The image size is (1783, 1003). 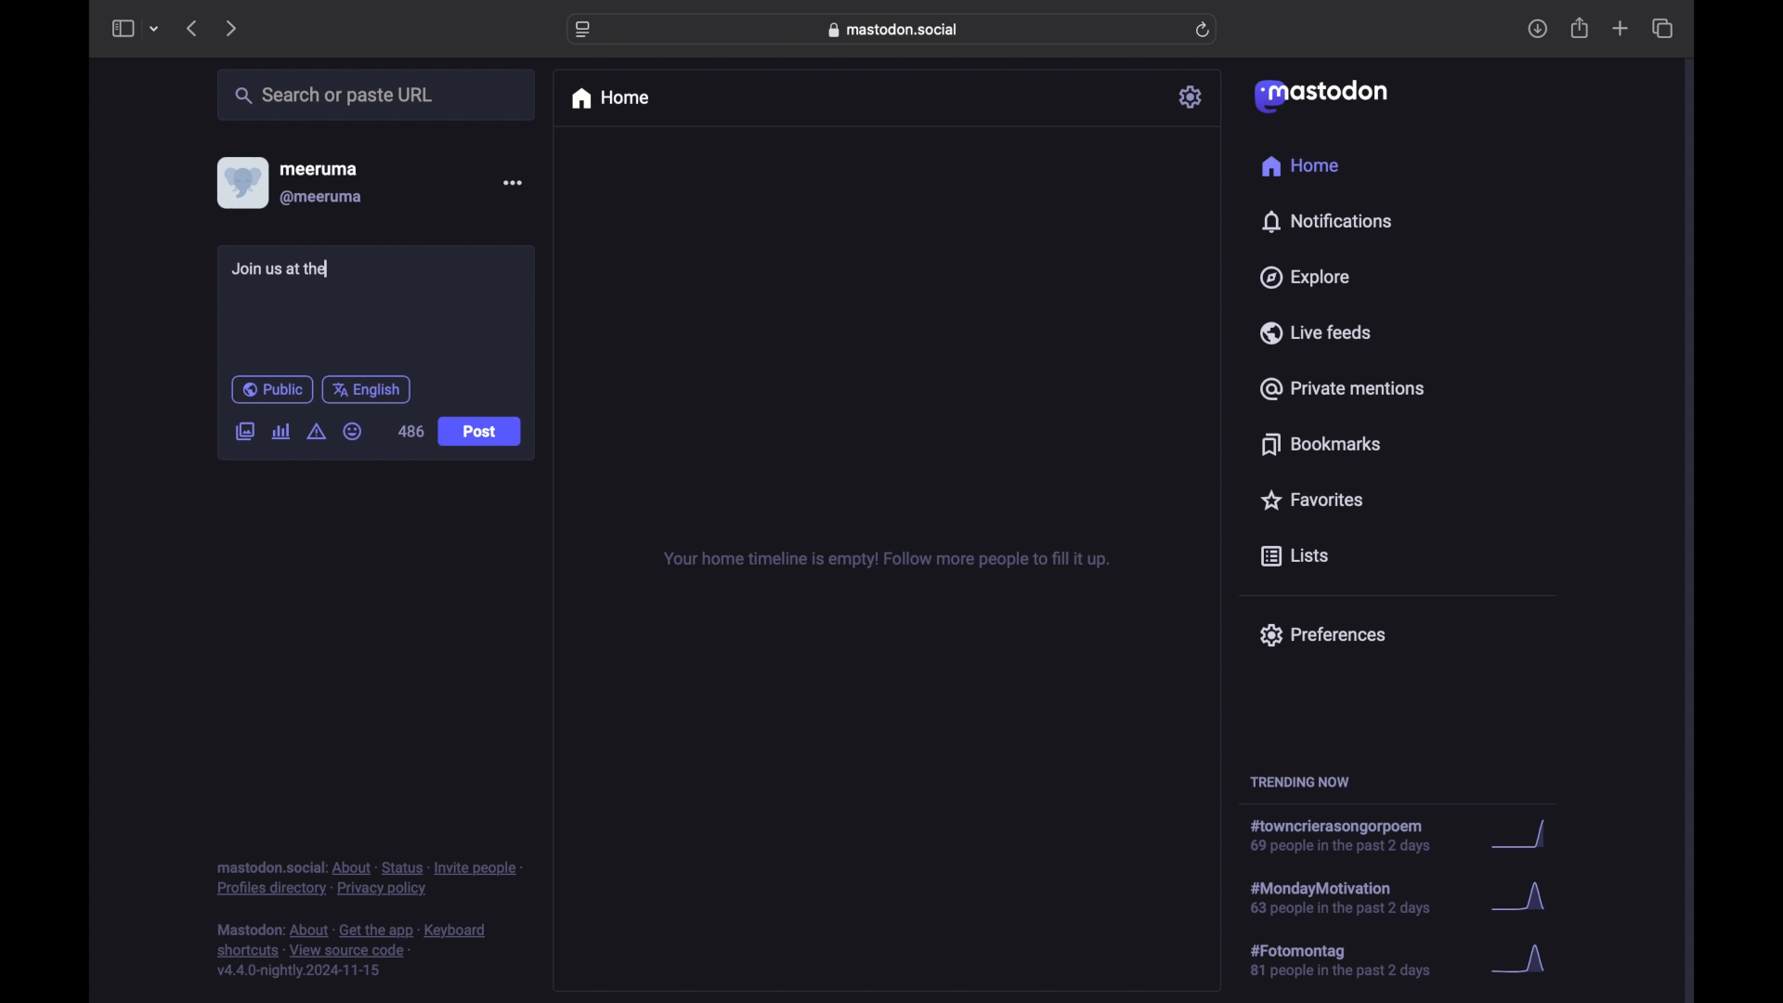 I want to click on favorites, so click(x=1310, y=500).